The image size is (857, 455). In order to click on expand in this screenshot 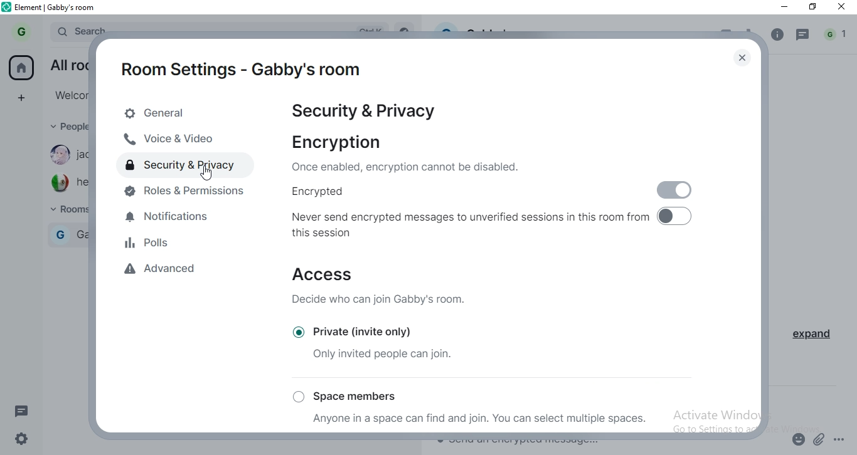, I will do `click(809, 336)`.